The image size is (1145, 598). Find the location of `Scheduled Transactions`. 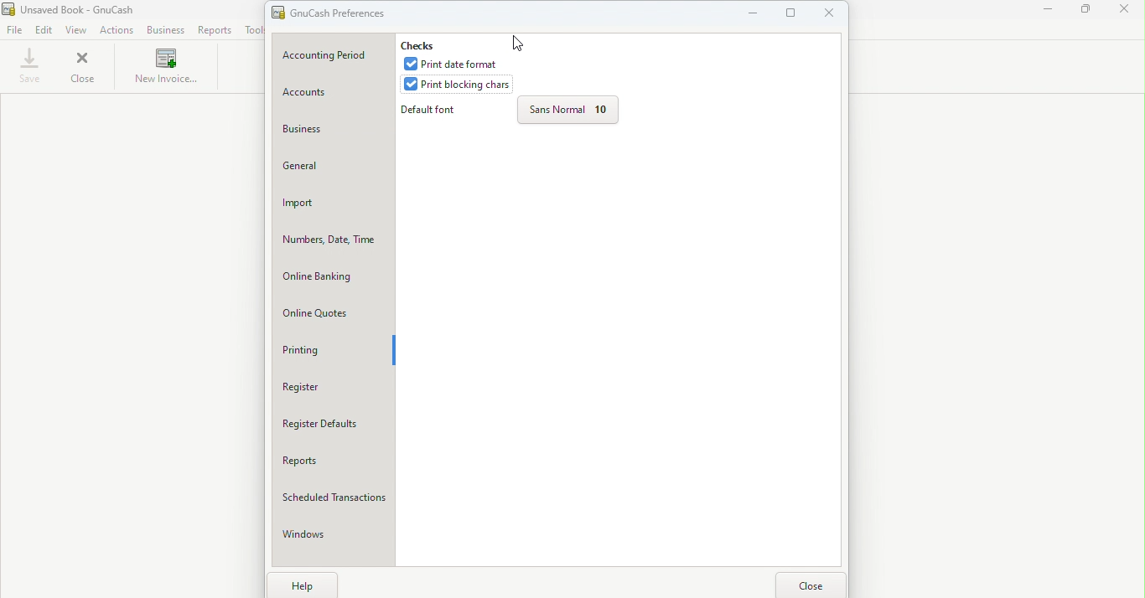

Scheduled Transactions is located at coordinates (334, 499).